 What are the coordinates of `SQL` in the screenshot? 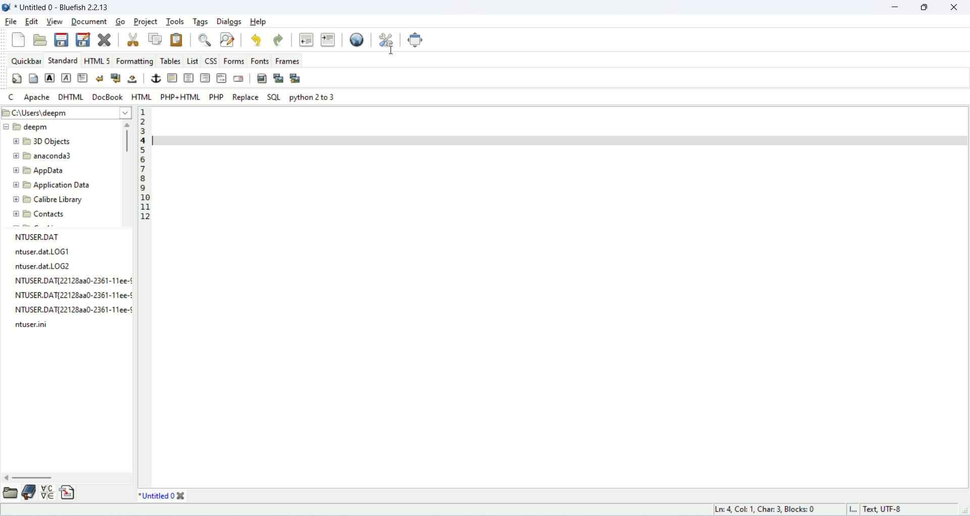 It's located at (274, 97).